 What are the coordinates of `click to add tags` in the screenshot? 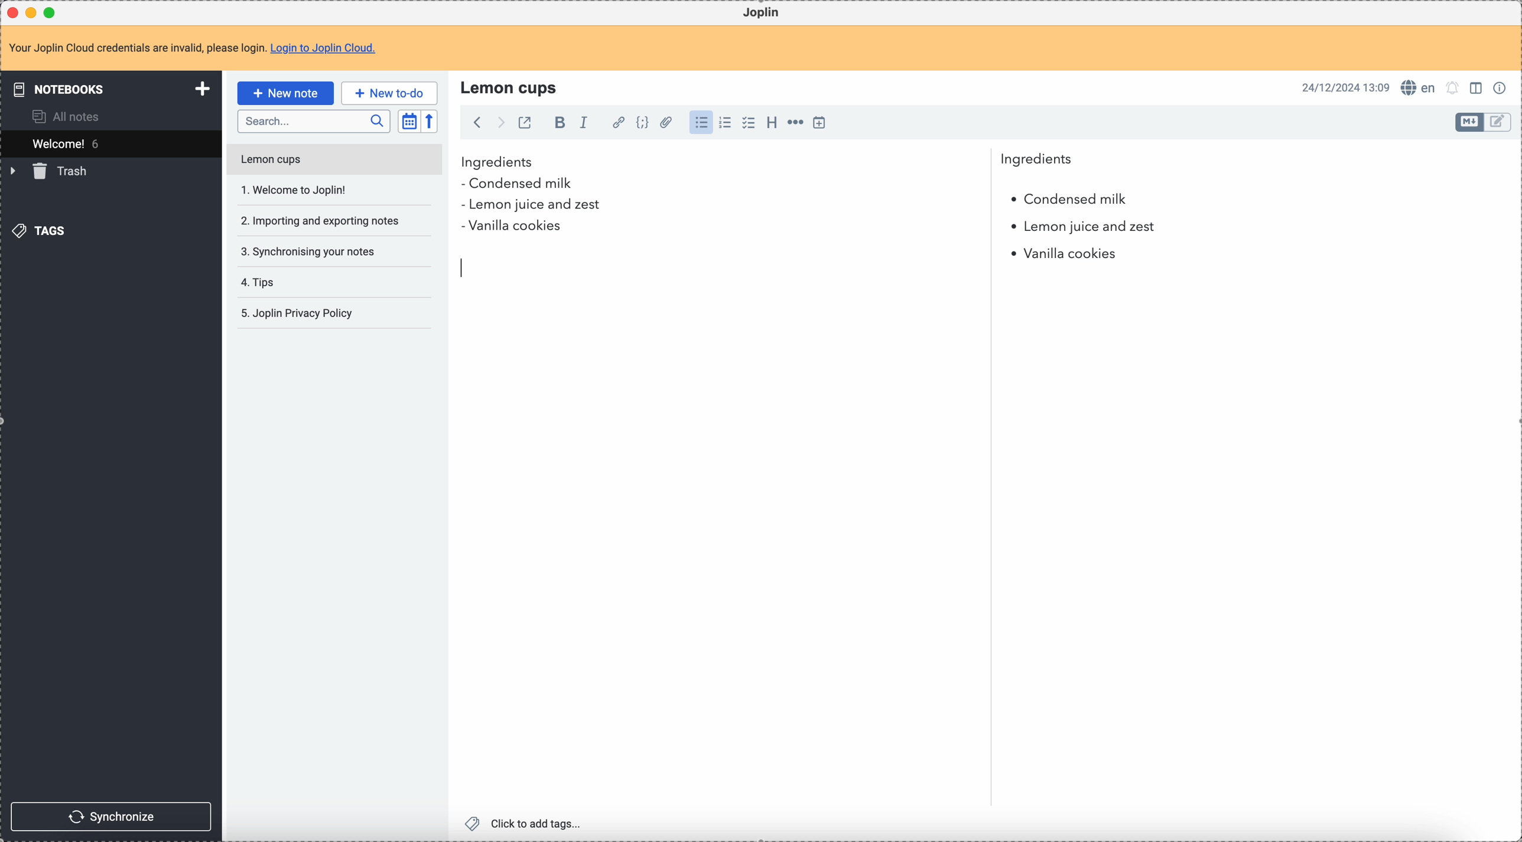 It's located at (526, 823).